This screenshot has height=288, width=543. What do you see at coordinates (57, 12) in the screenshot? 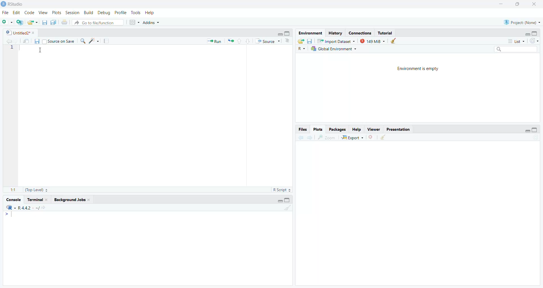
I see `Plots` at bounding box center [57, 12].